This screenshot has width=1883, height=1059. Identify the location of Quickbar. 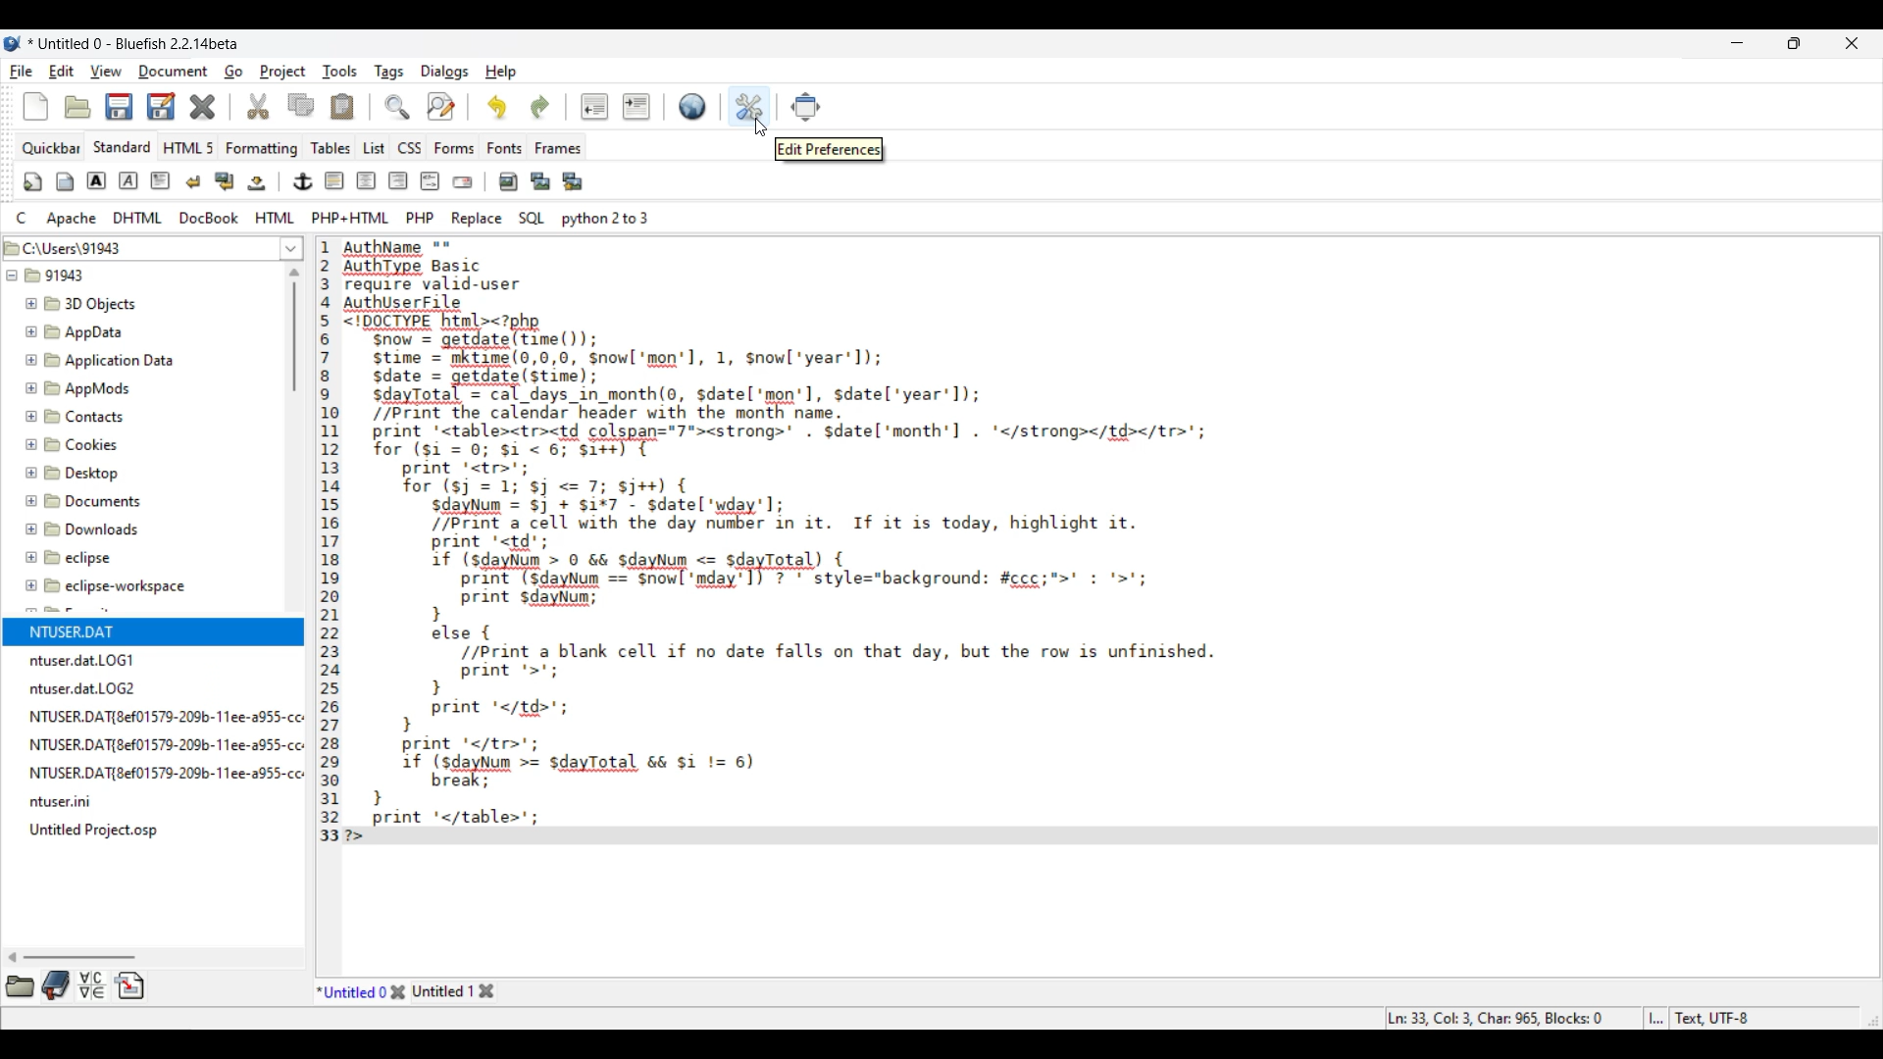
(51, 148).